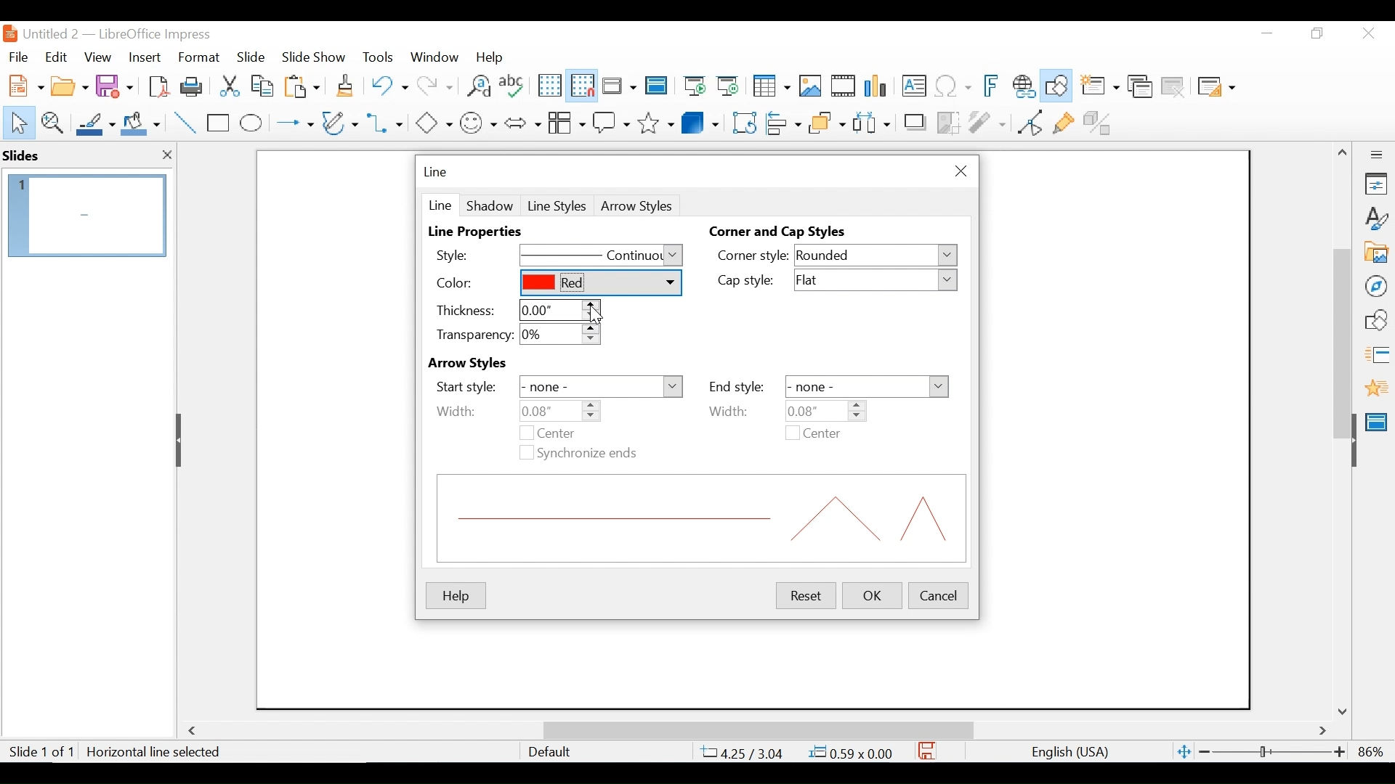  I want to click on Find and Replace, so click(478, 86).